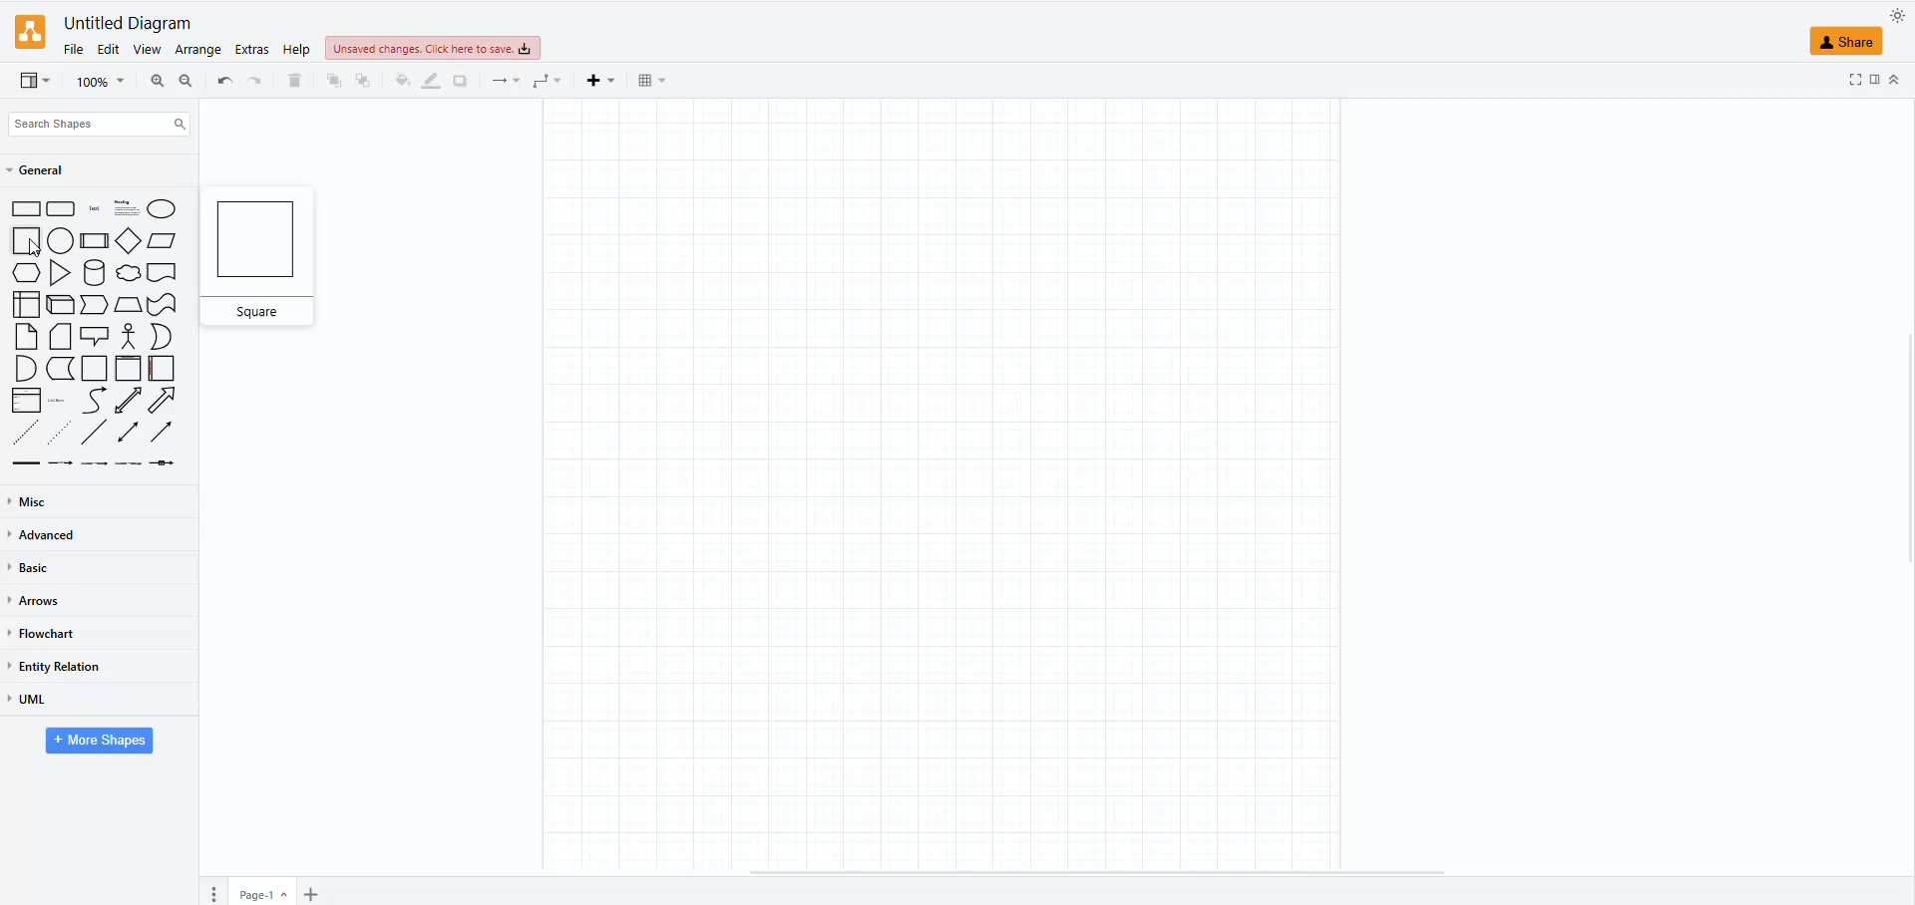  What do you see at coordinates (129, 434) in the screenshot?
I see `bidirectional connector` at bounding box center [129, 434].